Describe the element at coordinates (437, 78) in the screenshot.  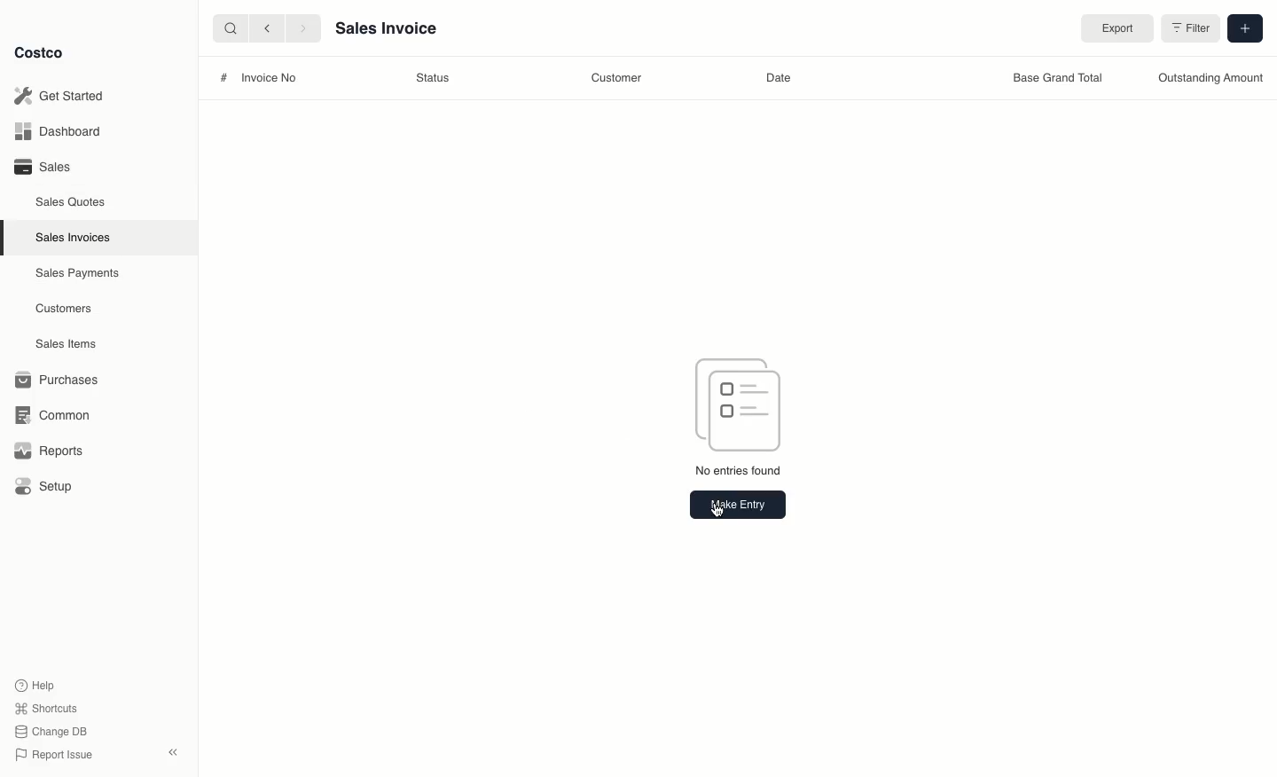
I see `Status` at that location.